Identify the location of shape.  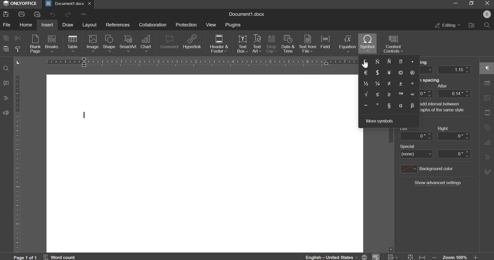
(109, 42).